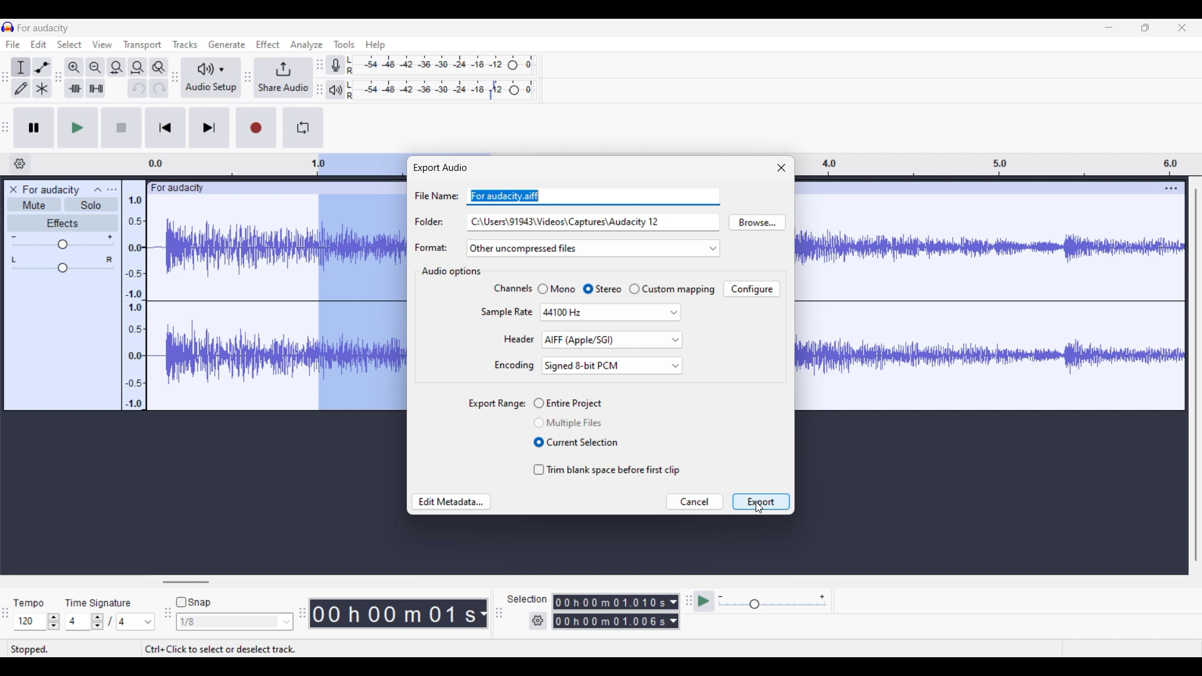 The image size is (1202, 676). What do you see at coordinates (227, 44) in the screenshot?
I see `Generate menu` at bounding box center [227, 44].